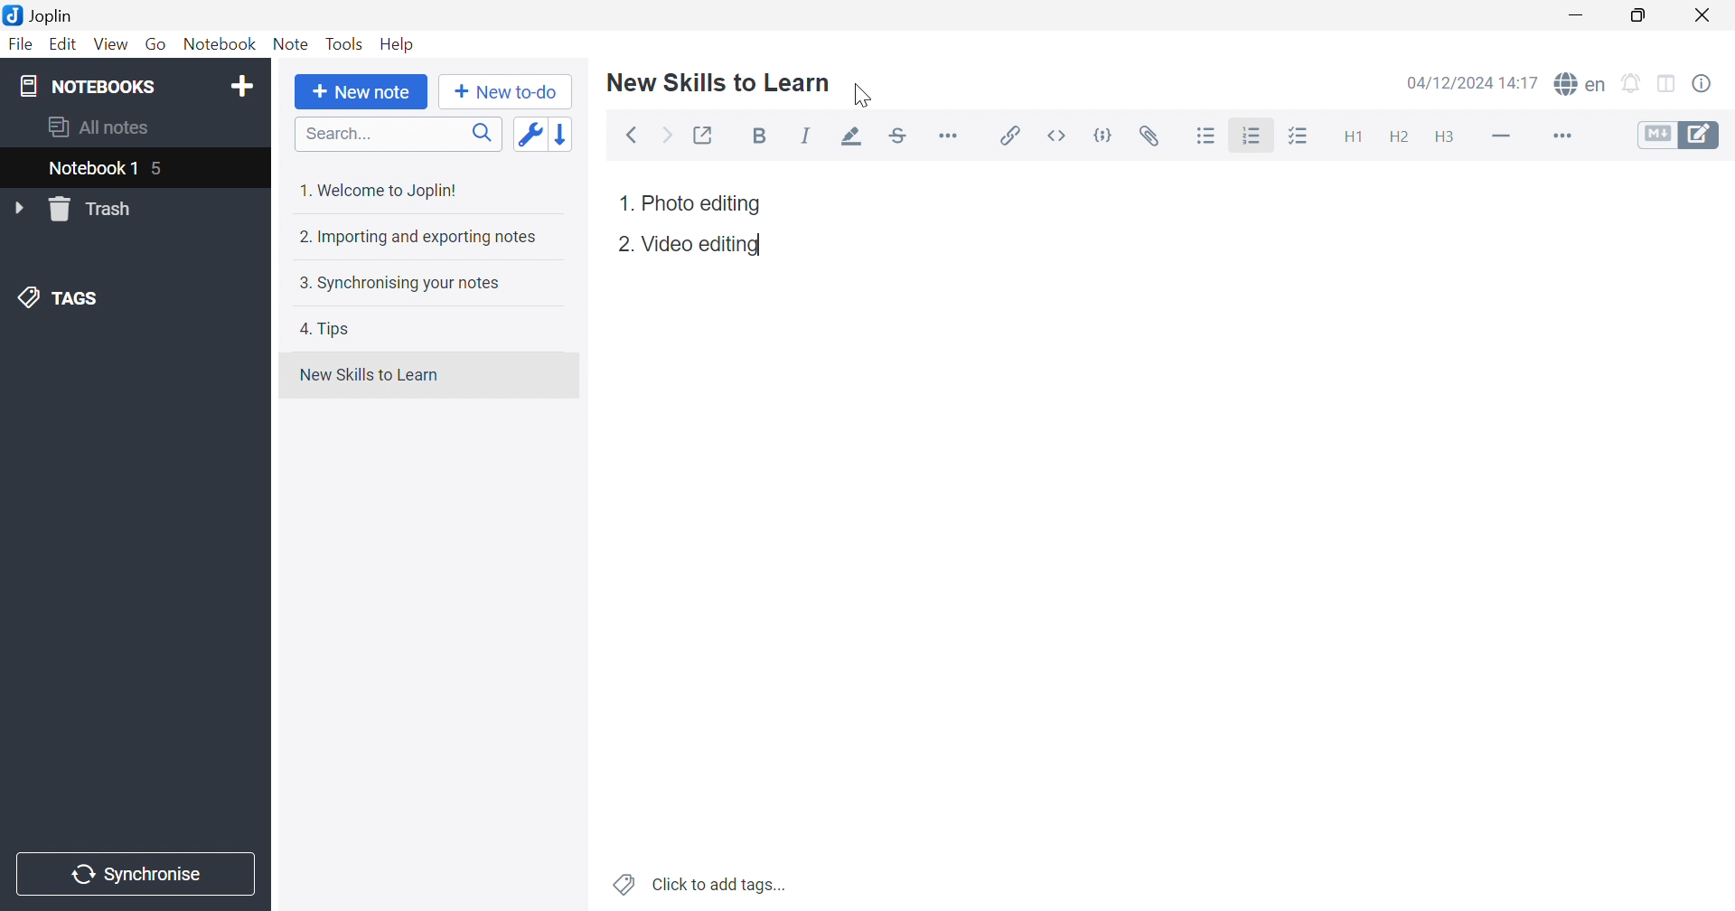 This screenshot has width=1735, height=911. Describe the element at coordinates (719, 81) in the screenshot. I see `New Skills to Learn` at that location.